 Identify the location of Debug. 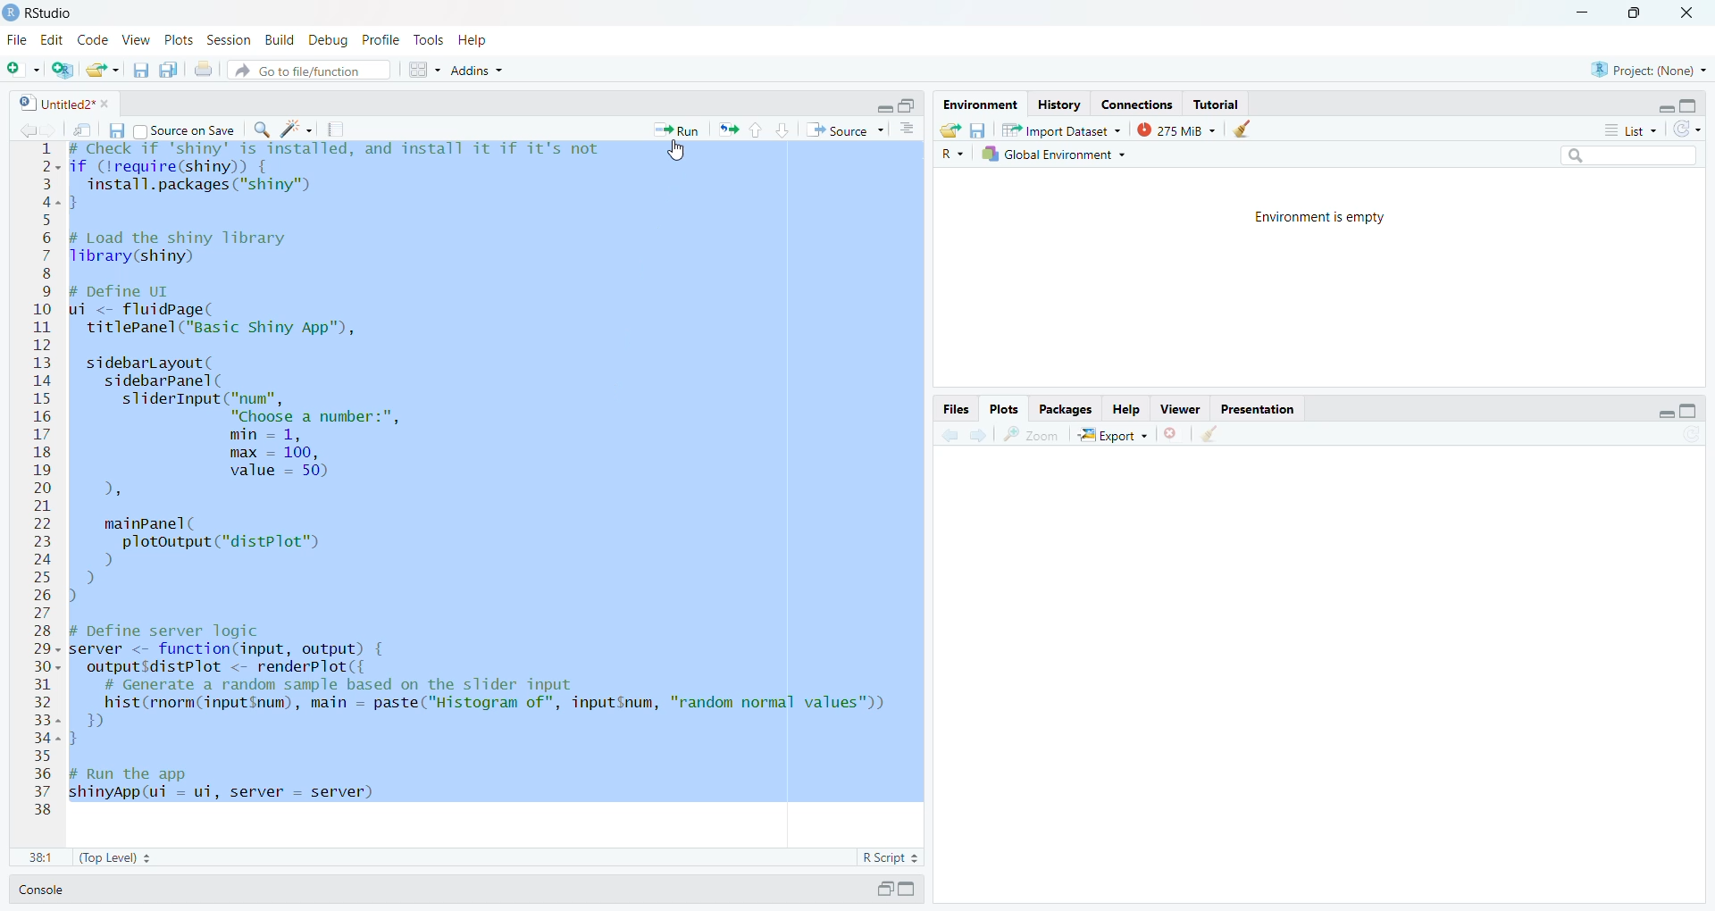
(330, 40).